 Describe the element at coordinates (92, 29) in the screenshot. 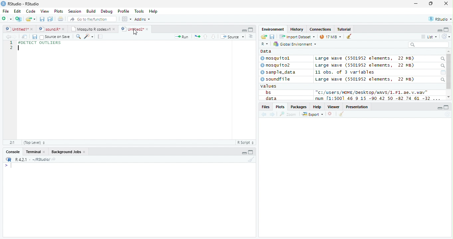

I see `Mosquito R codes.v1` at that location.